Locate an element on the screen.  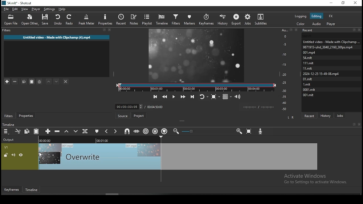
scrub while dragging is located at coordinates (137, 131).